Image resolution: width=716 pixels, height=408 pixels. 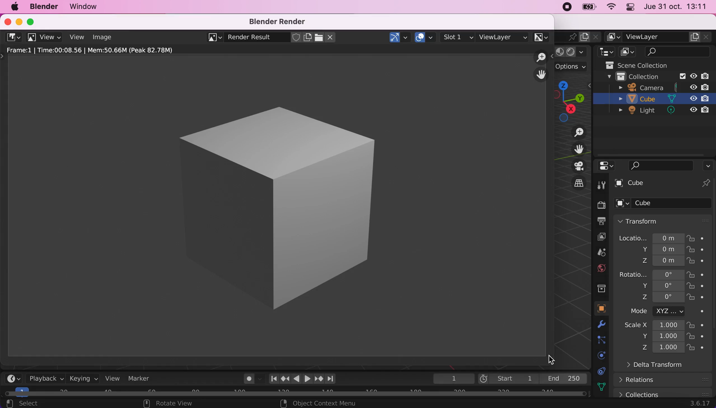 I want to click on recording stopped, so click(x=566, y=8).